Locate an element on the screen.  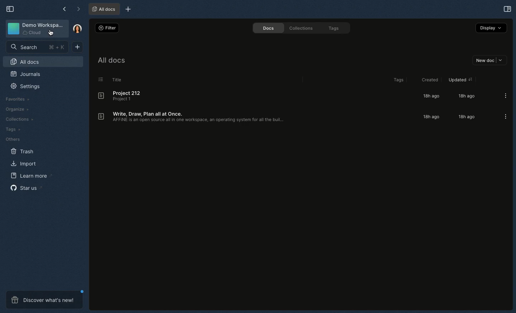
List view is located at coordinates (100, 80).